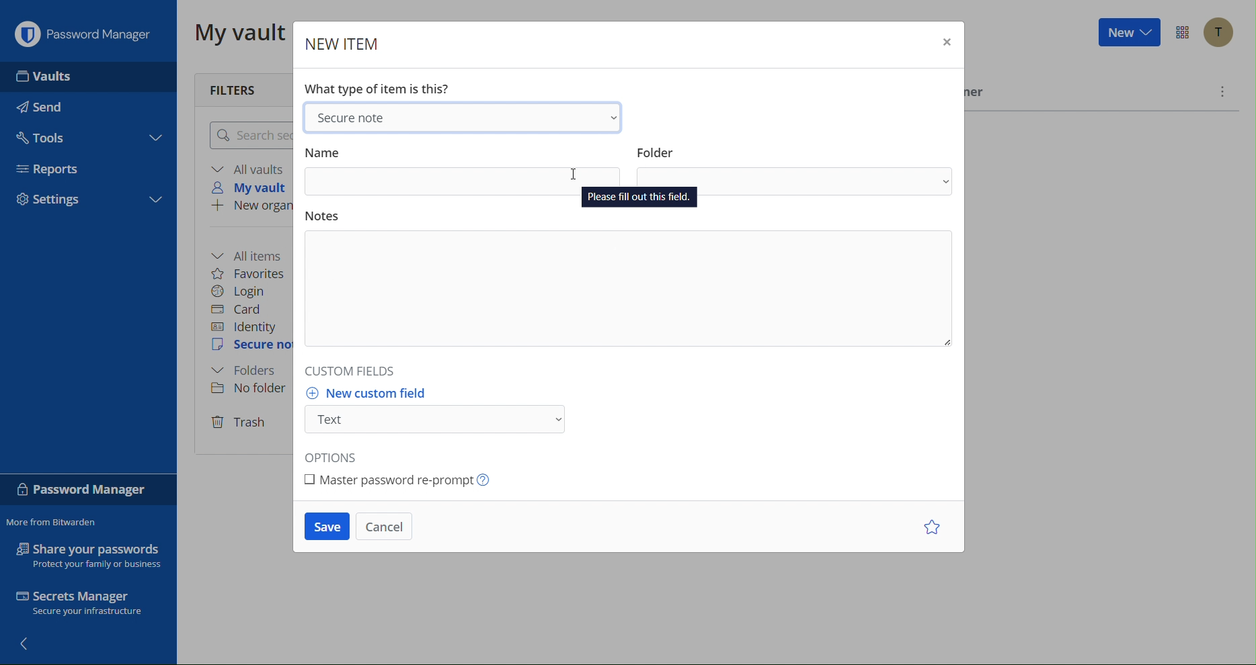 The height and width of the screenshot is (665, 1256). Describe the element at coordinates (241, 421) in the screenshot. I see `Trash` at that location.